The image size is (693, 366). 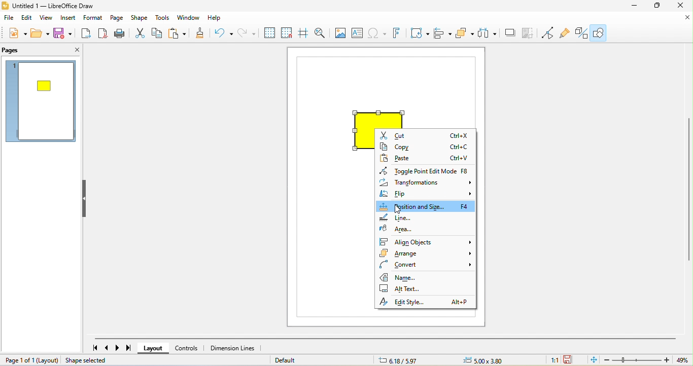 I want to click on 0.00 x0.00, so click(x=492, y=359).